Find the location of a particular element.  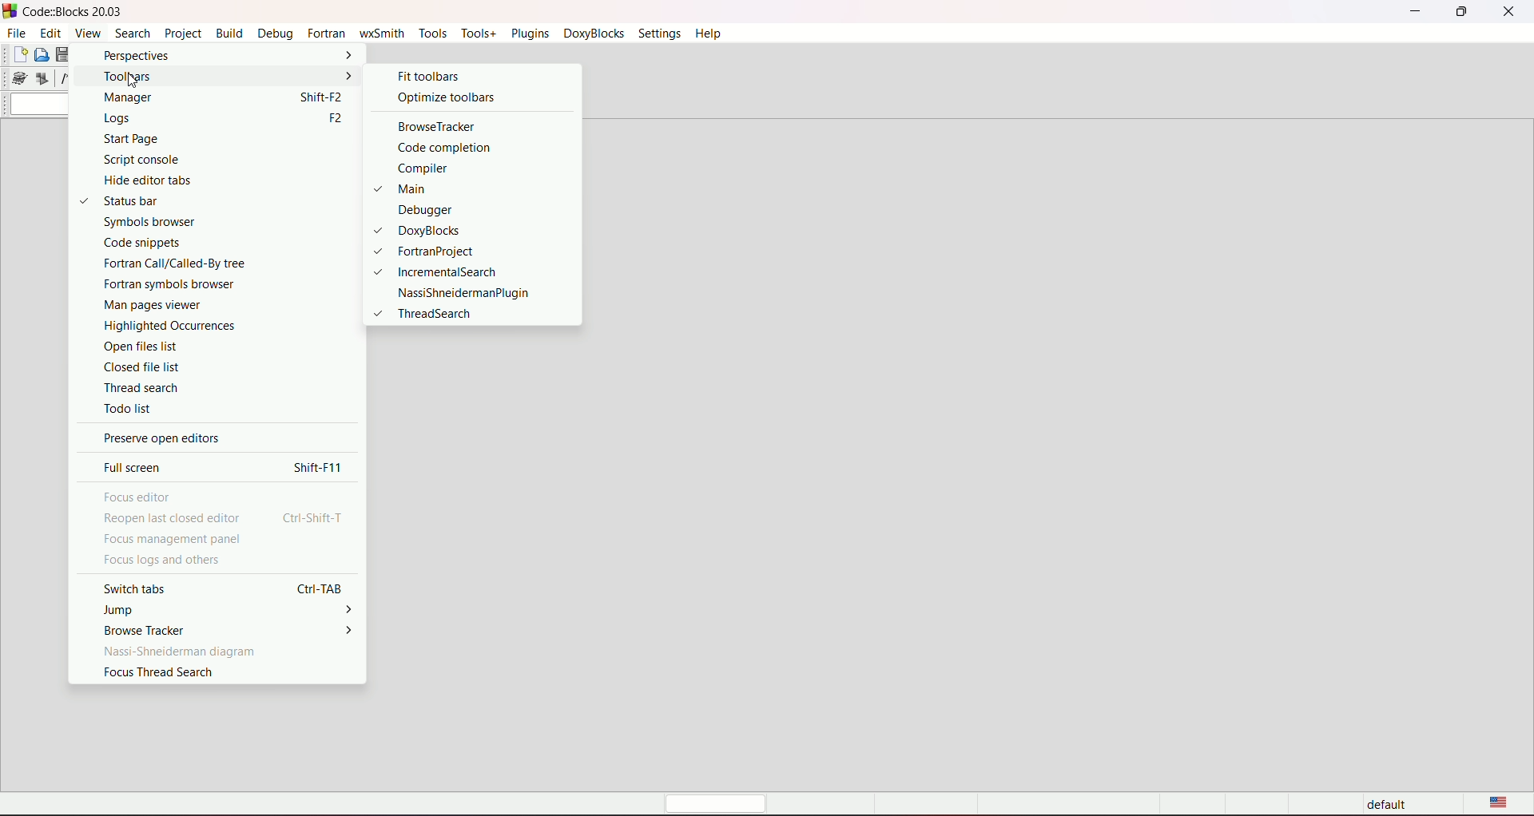

code completion is located at coordinates (447, 149).